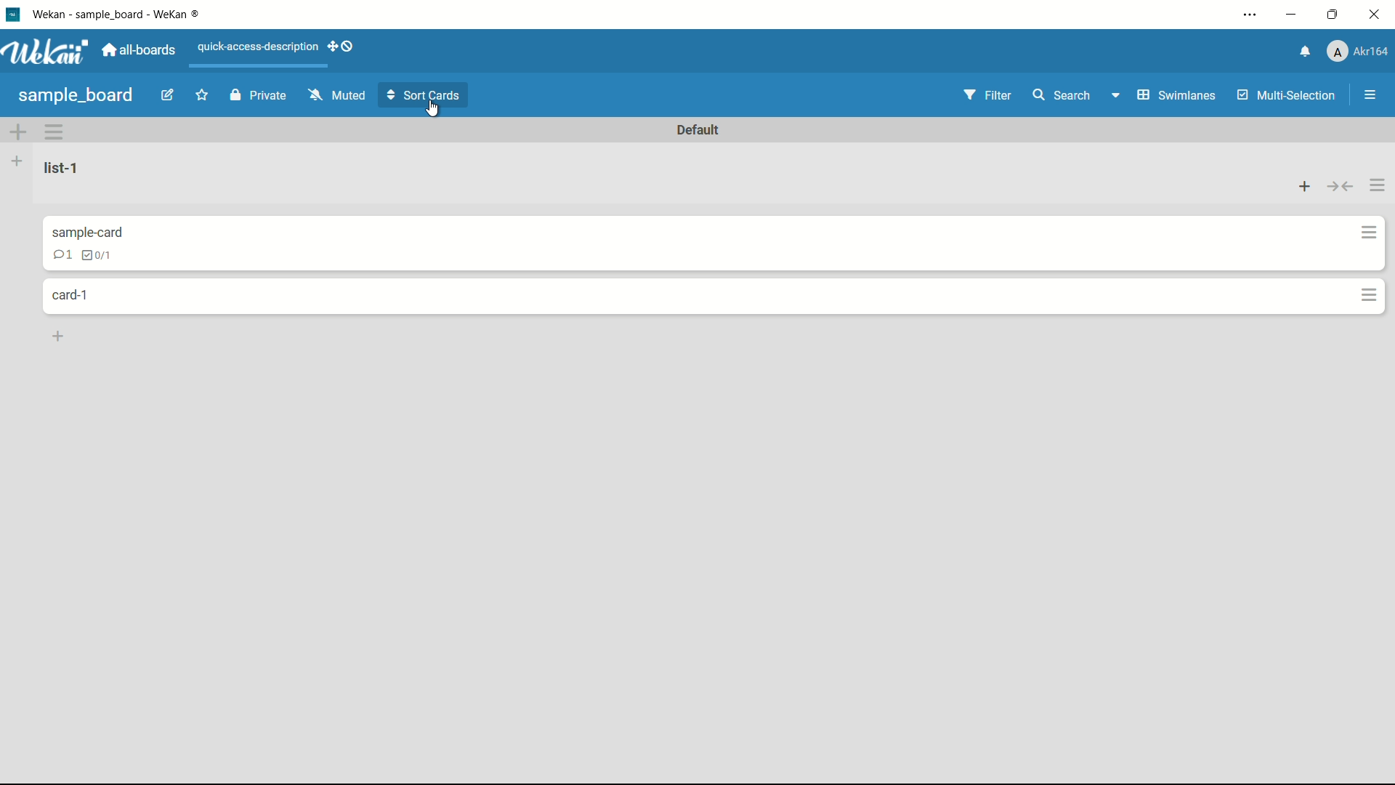  What do you see at coordinates (94, 255) in the screenshot?
I see `checklist` at bounding box center [94, 255].